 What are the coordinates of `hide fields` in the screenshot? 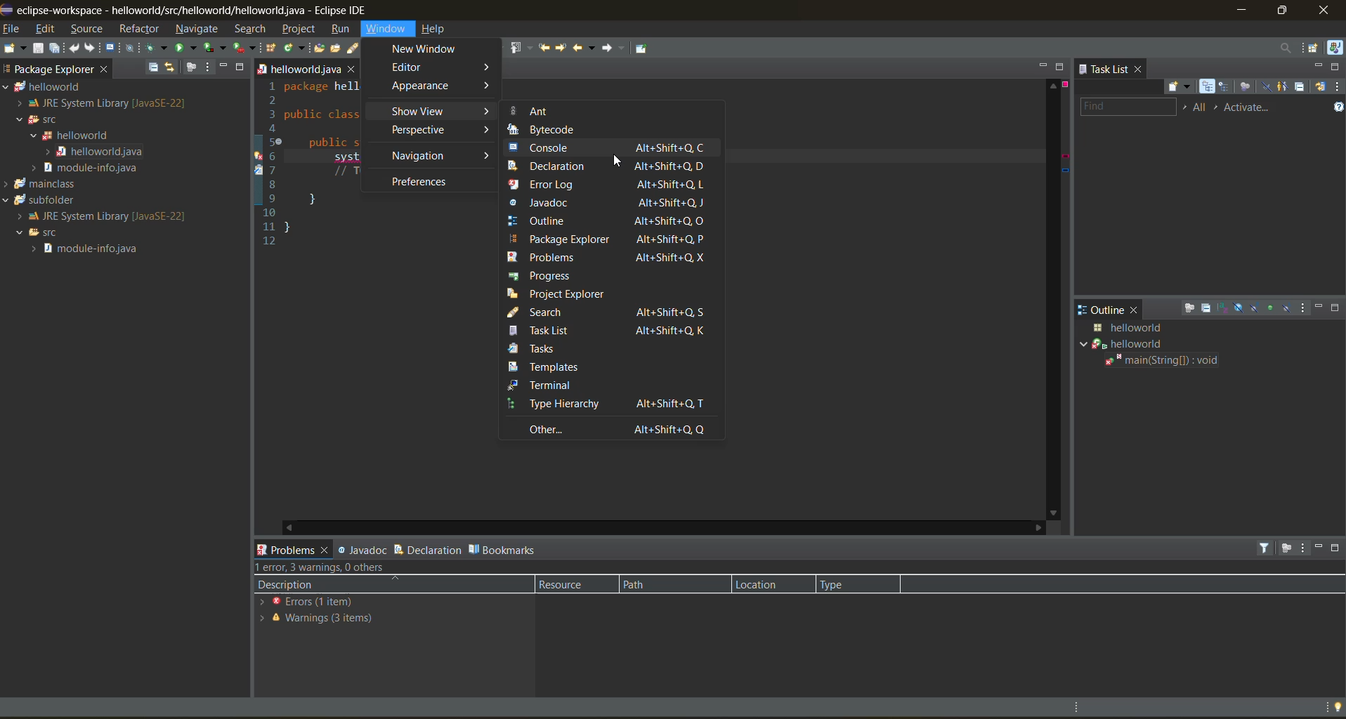 It's located at (1243, 309).